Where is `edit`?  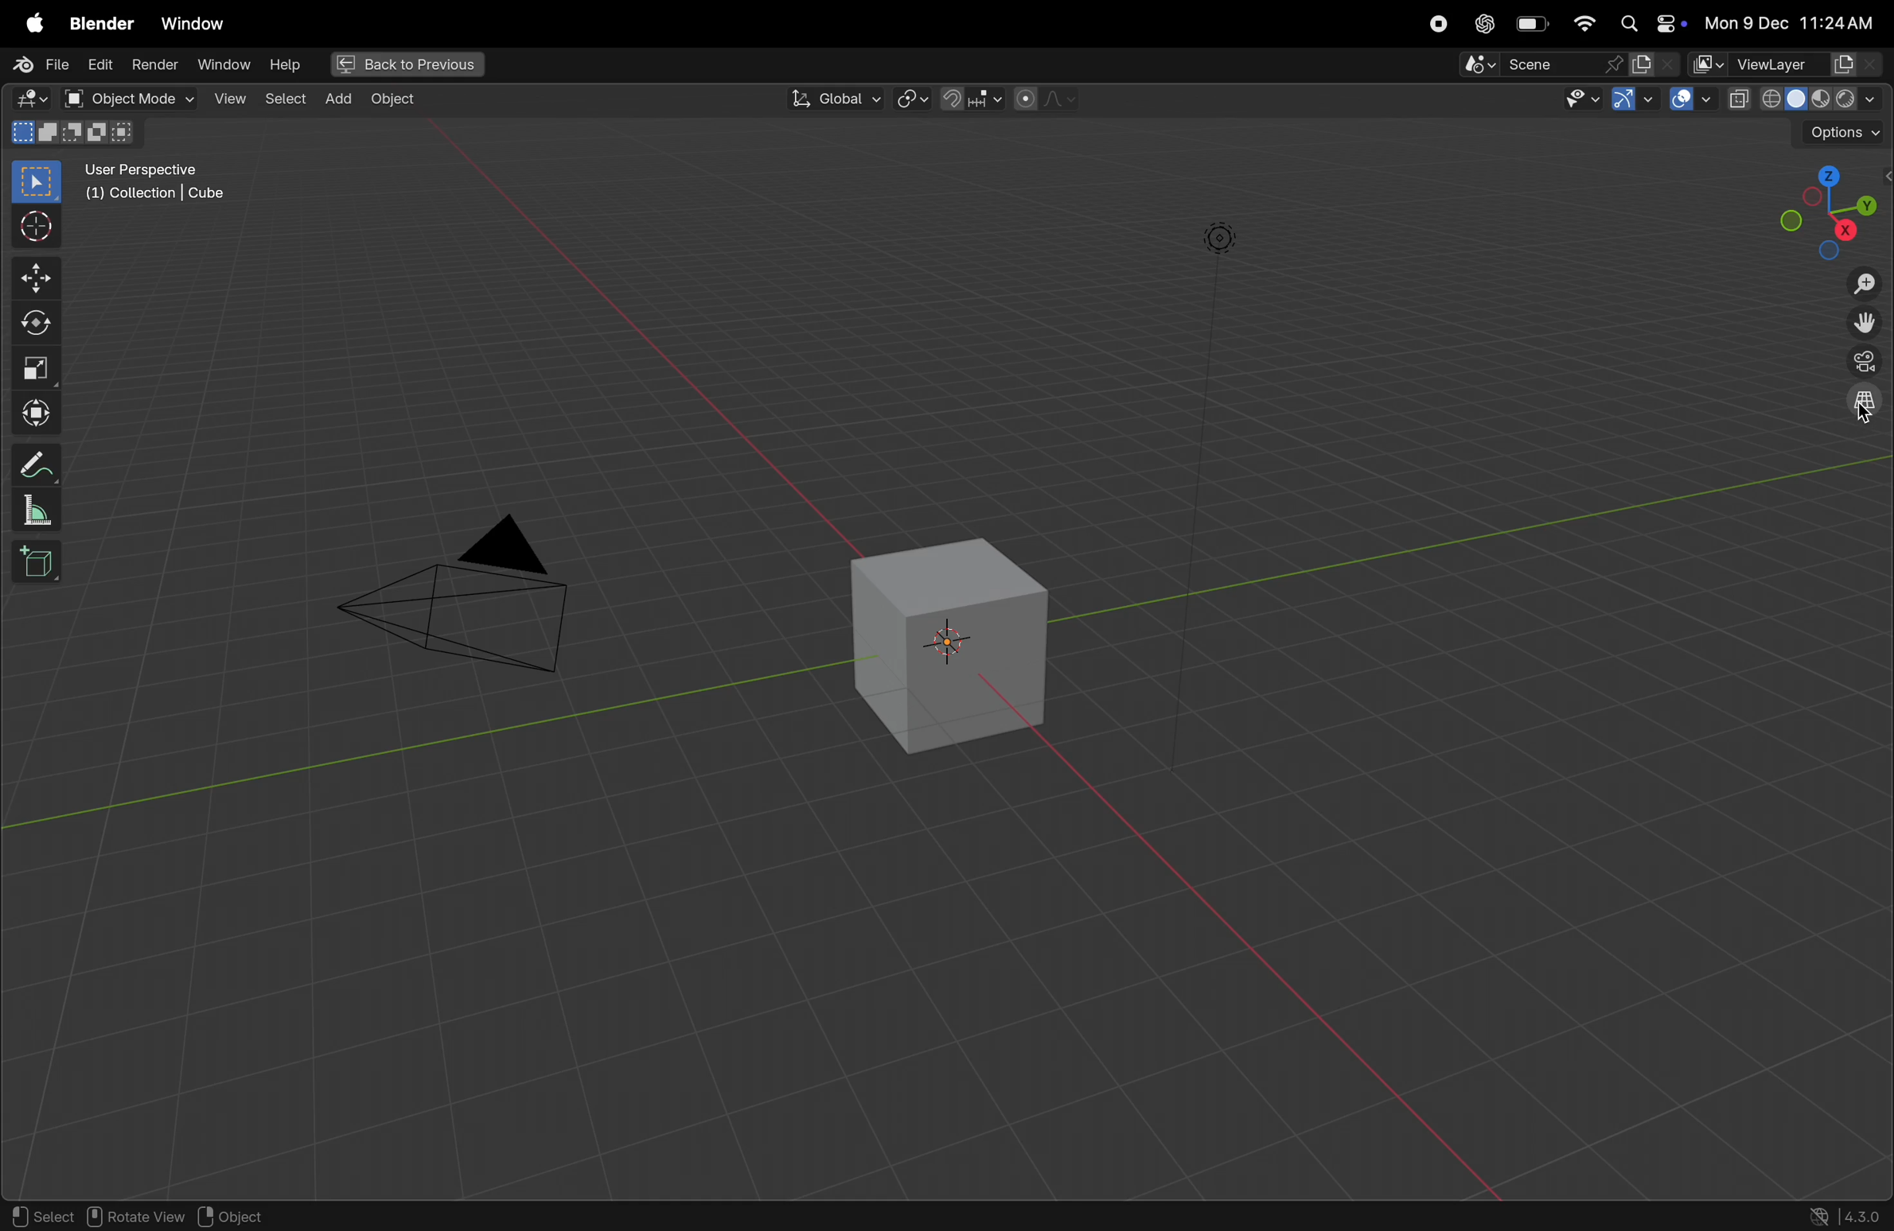
edit is located at coordinates (97, 64).